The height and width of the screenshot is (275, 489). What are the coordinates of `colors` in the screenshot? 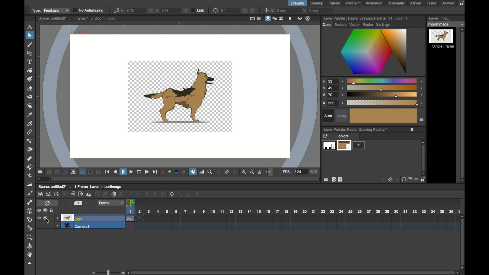 It's located at (336, 136).